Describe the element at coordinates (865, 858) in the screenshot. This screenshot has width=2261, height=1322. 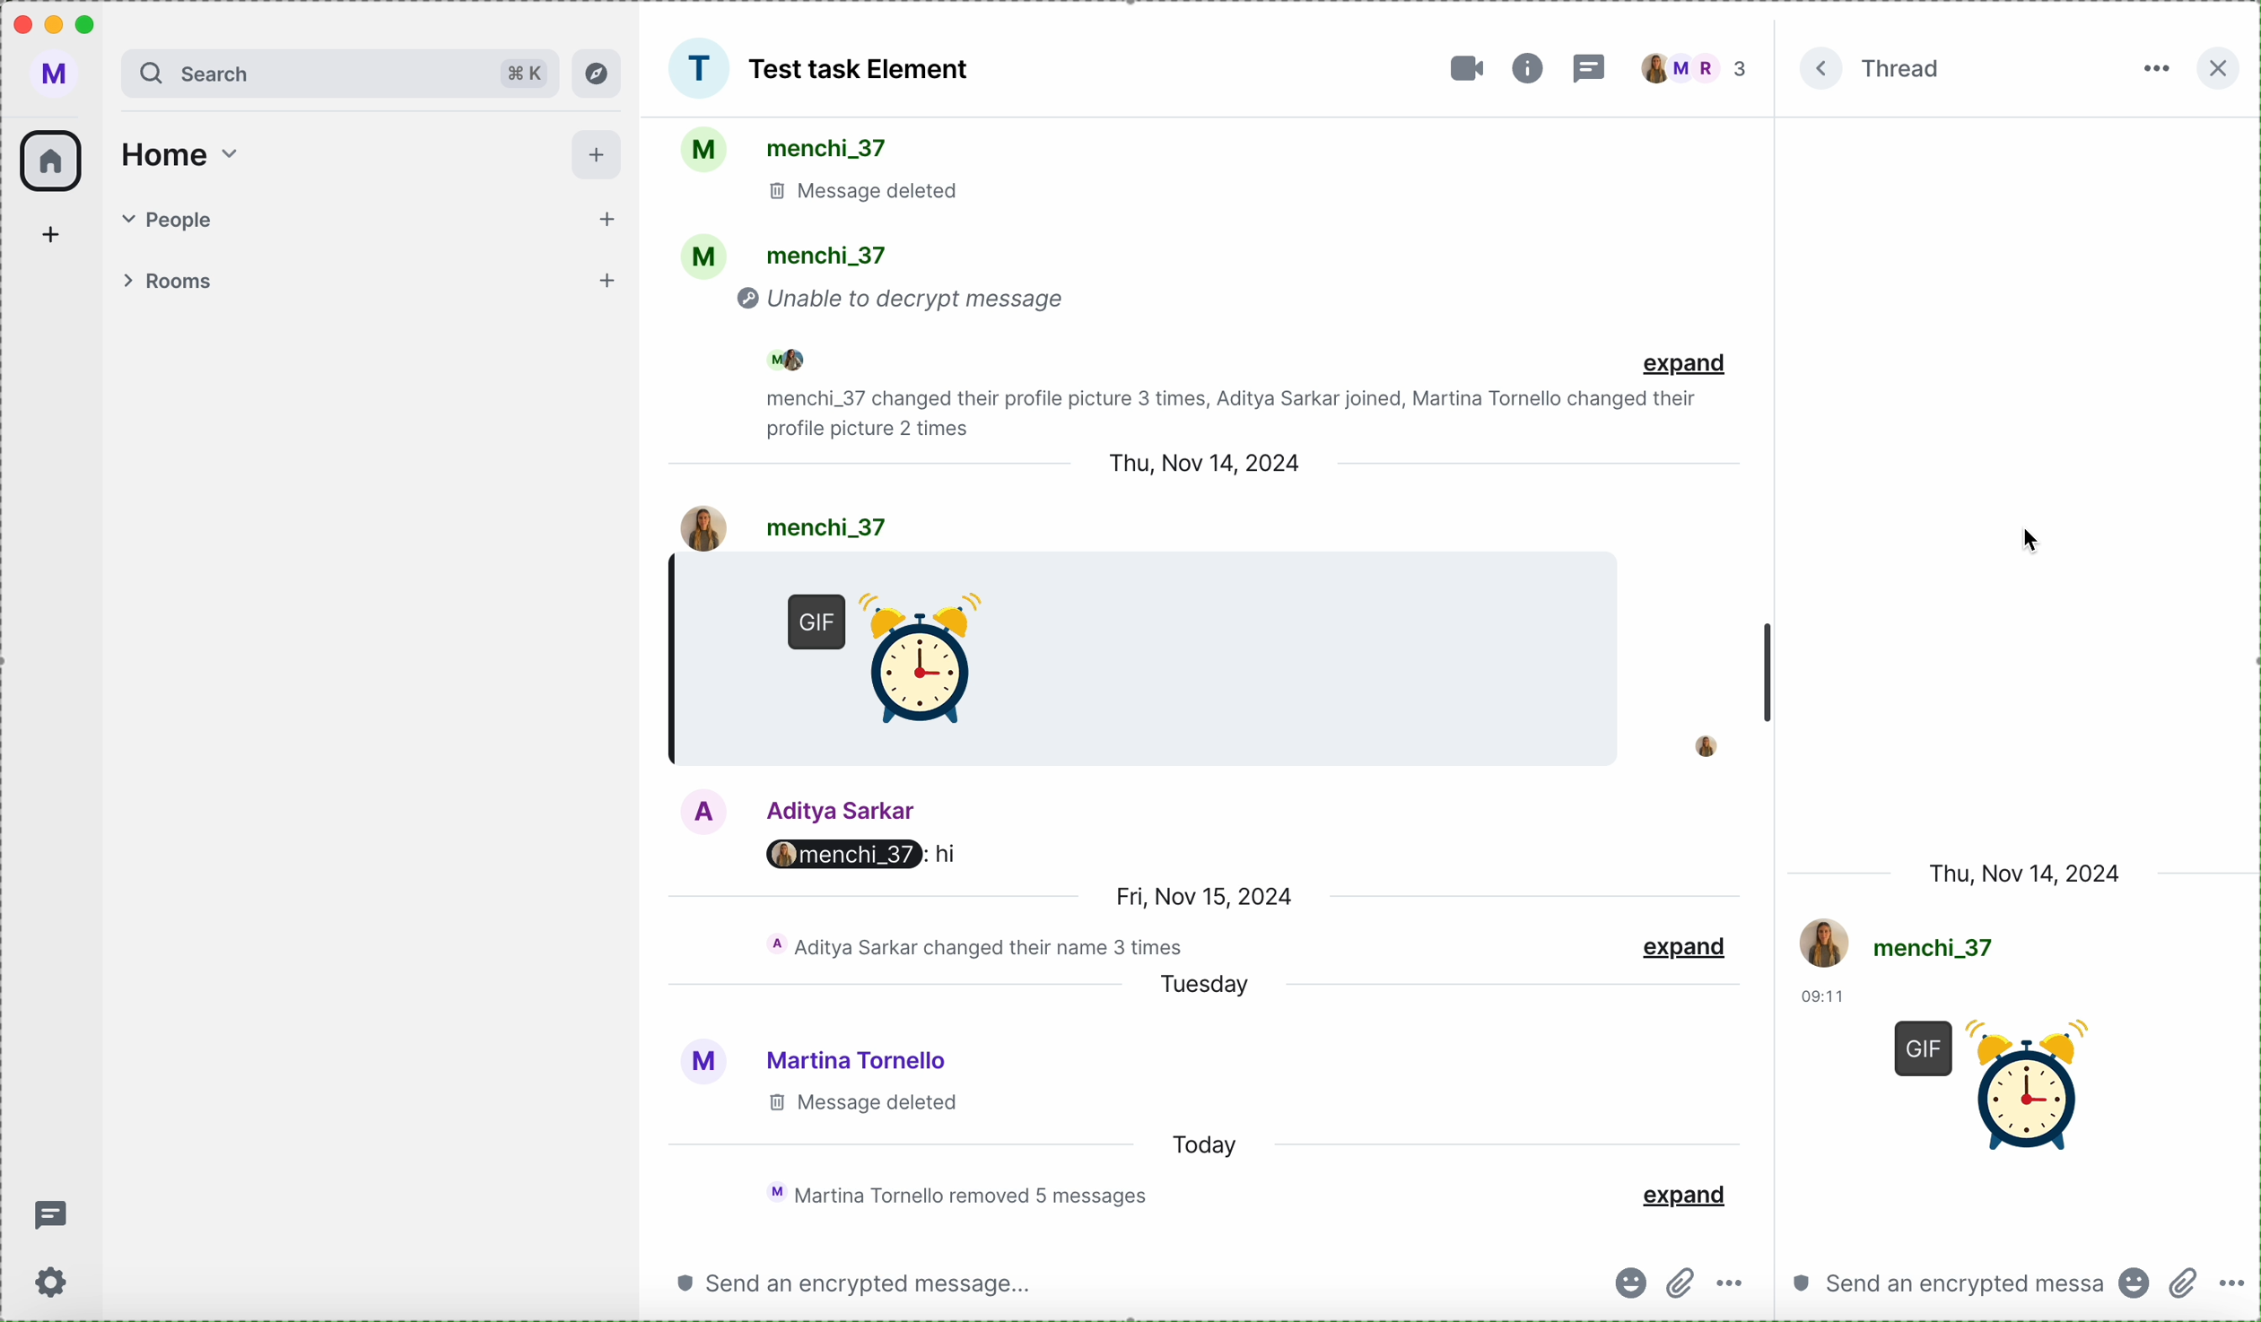
I see `Aditya's message` at that location.